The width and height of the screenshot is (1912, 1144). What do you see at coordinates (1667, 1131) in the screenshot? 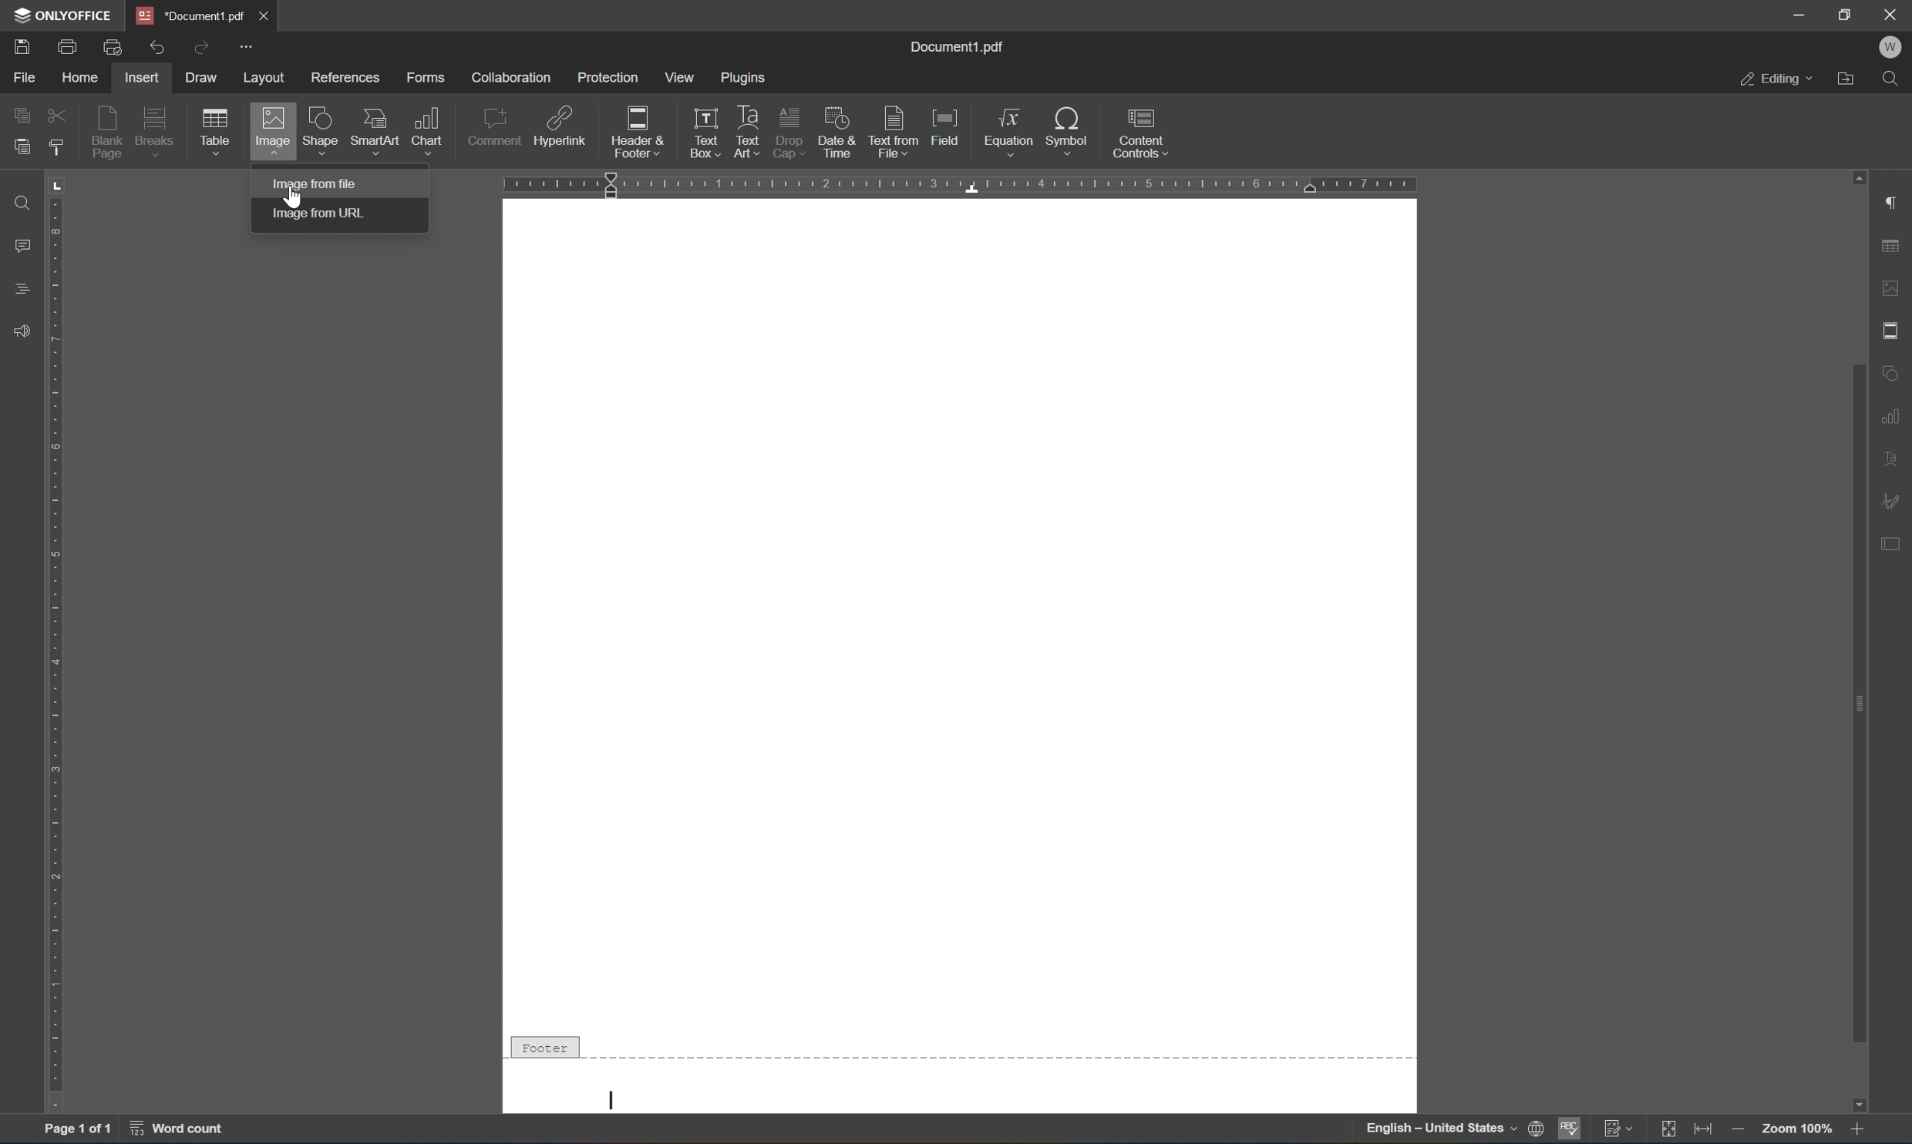
I see `fit to slide` at bounding box center [1667, 1131].